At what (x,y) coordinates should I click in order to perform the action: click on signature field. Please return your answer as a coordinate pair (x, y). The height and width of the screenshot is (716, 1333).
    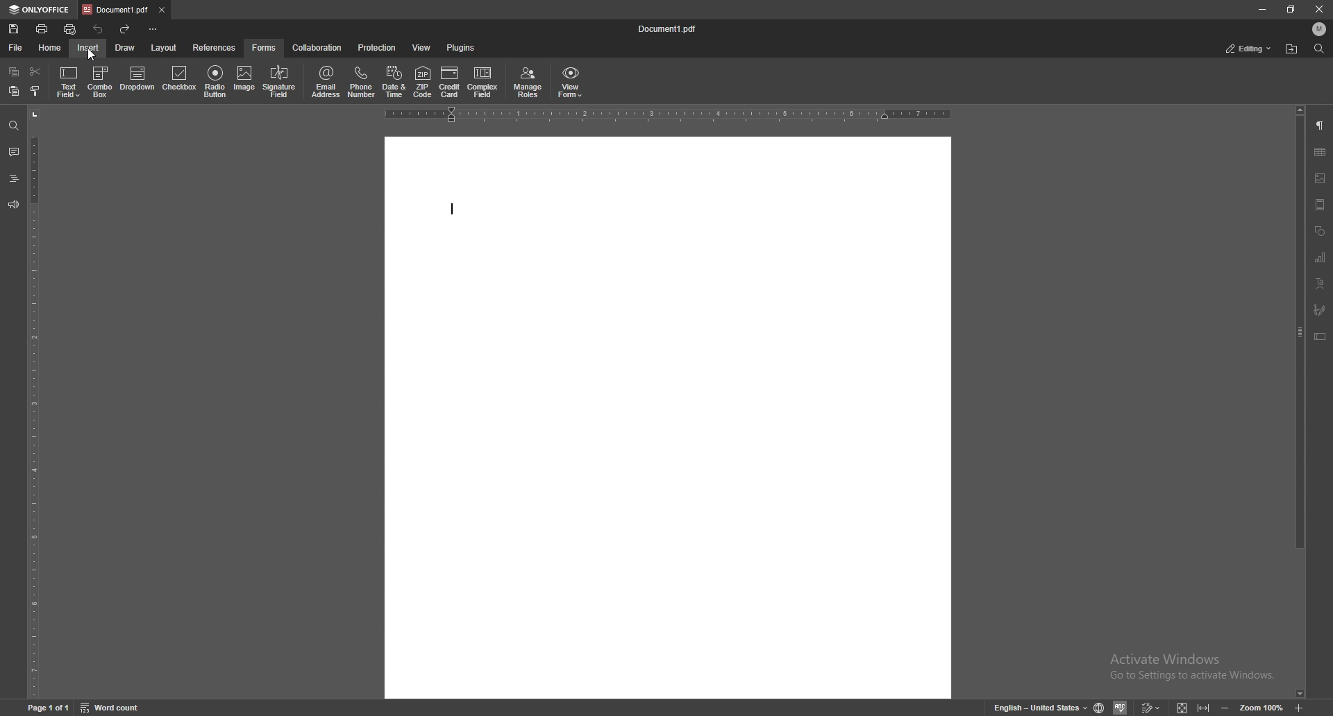
    Looking at the image, I should click on (280, 82).